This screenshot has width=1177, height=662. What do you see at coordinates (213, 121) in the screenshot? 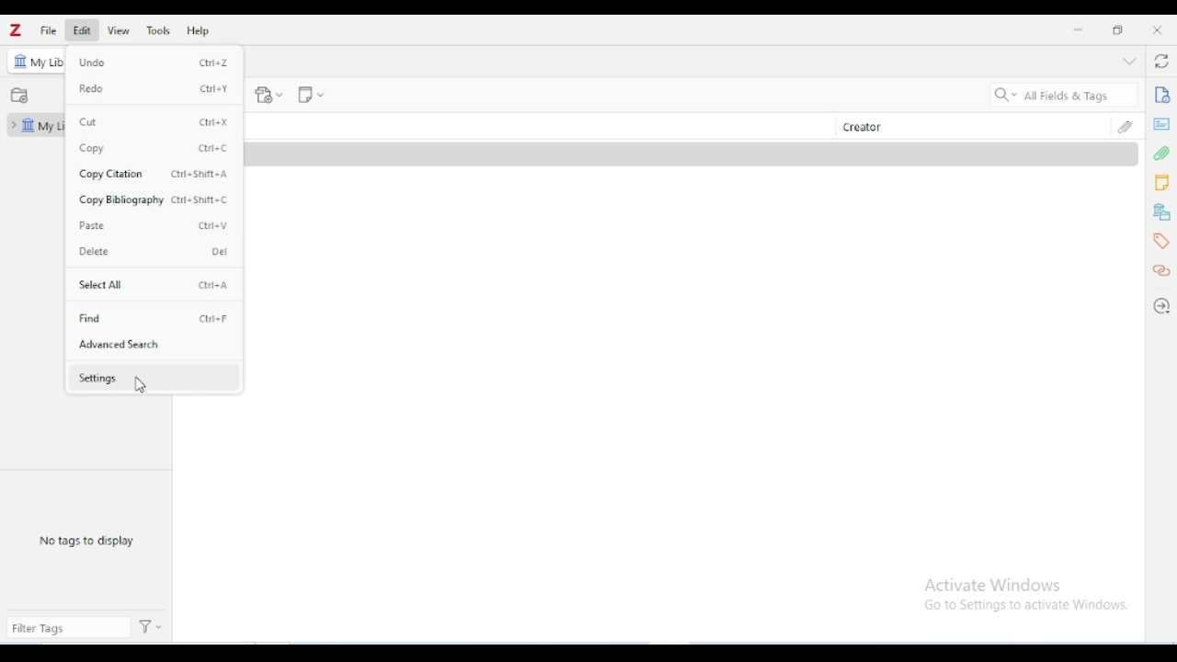
I see `ctrl+X` at bounding box center [213, 121].